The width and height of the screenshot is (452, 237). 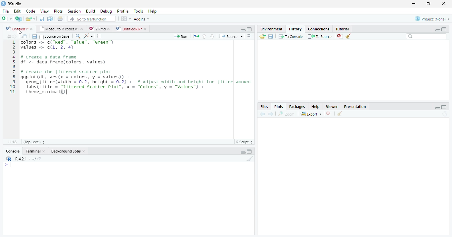 What do you see at coordinates (40, 158) in the screenshot?
I see `View the current working directory` at bounding box center [40, 158].